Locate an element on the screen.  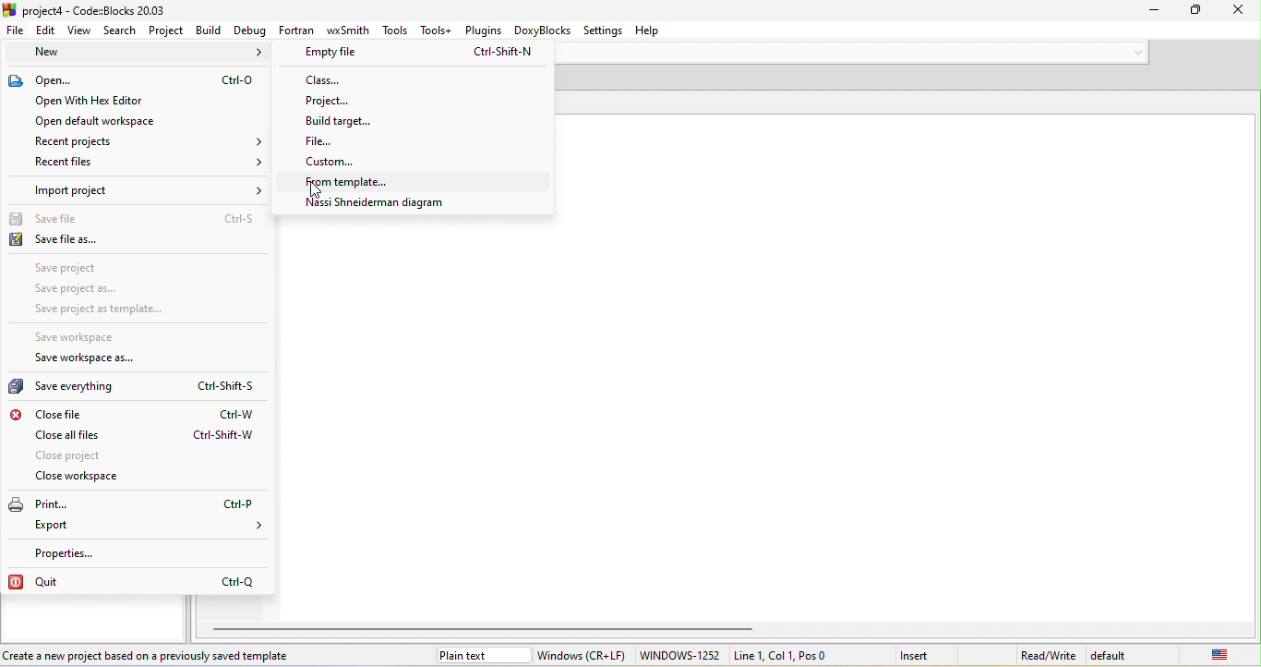
empty file is located at coordinates (415, 53).